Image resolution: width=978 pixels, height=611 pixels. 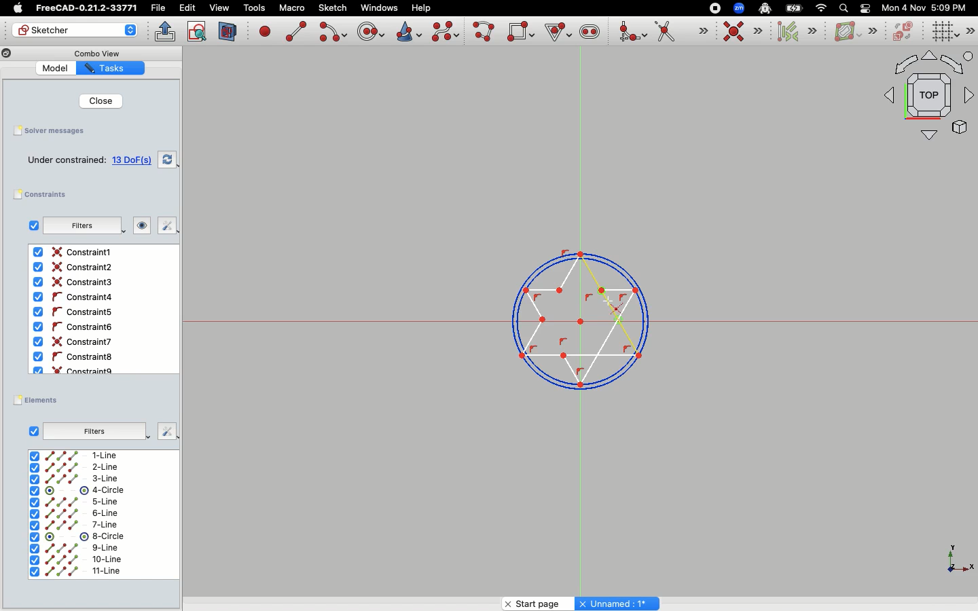 I want to click on Close, so click(x=95, y=100).